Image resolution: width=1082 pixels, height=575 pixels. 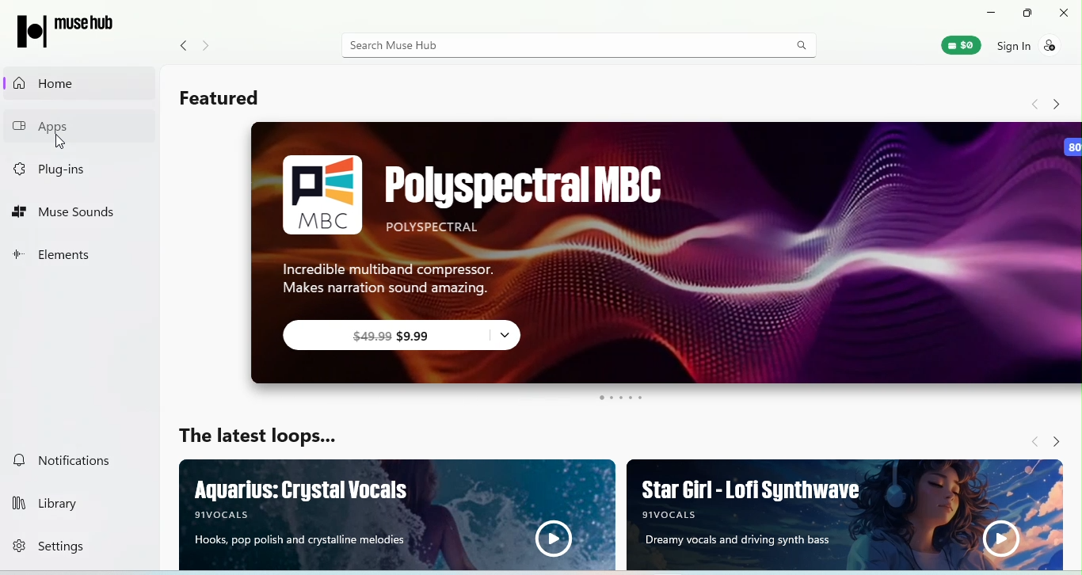 What do you see at coordinates (1065, 439) in the screenshot?
I see `Navigate Forward` at bounding box center [1065, 439].